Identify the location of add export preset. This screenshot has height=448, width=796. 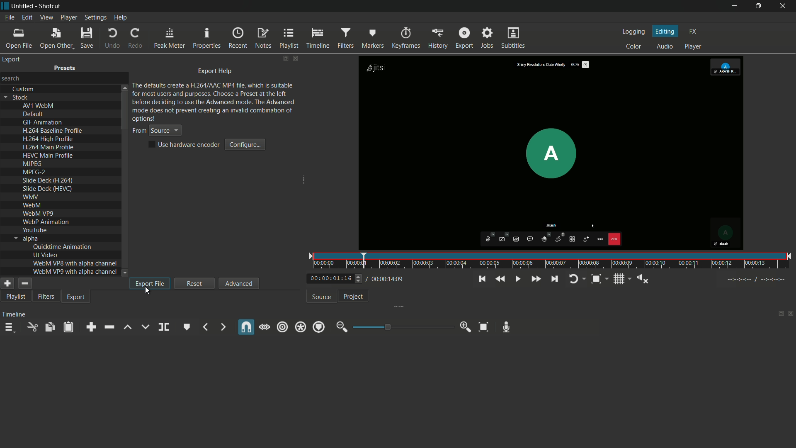
(8, 284).